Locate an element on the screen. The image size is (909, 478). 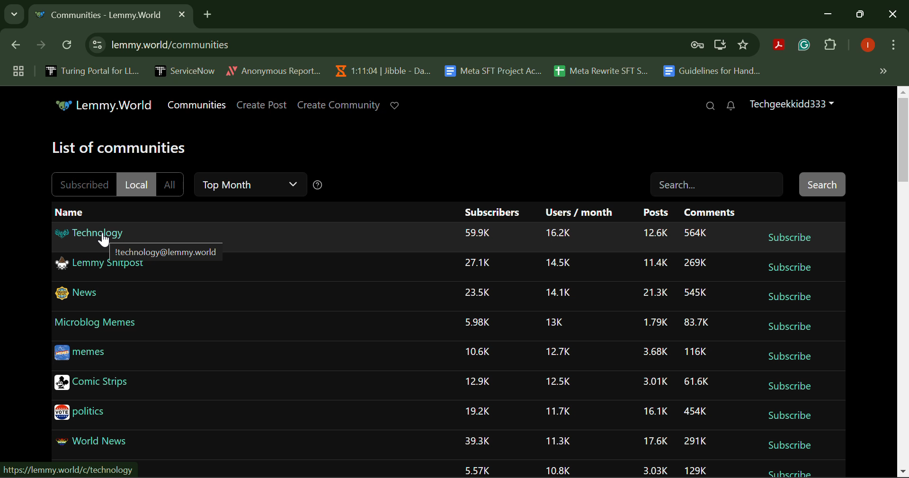
Subscribe Button is located at coordinates (793, 470).